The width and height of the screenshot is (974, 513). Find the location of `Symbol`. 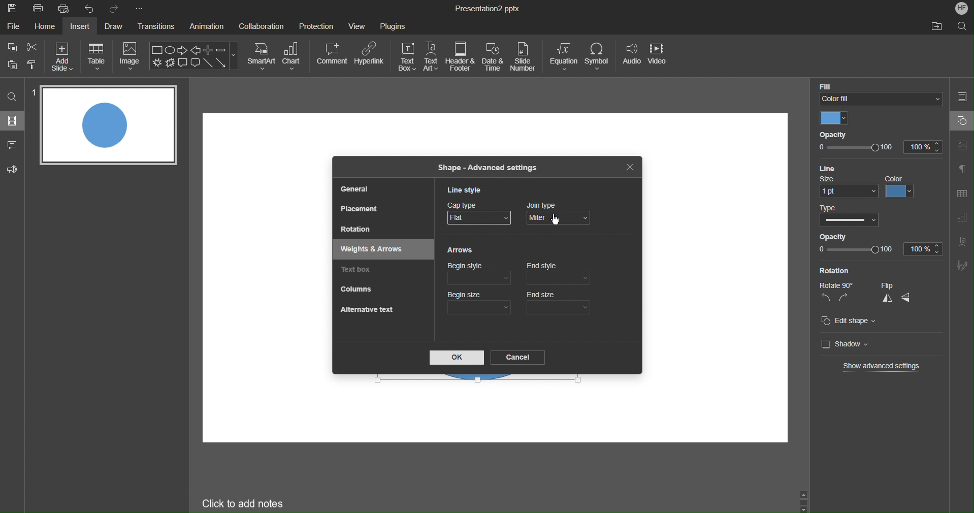

Symbol is located at coordinates (599, 57).